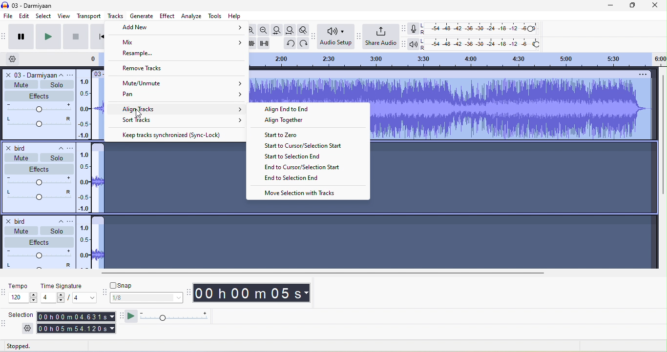 This screenshot has height=352, width=667. What do you see at coordinates (406, 44) in the screenshot?
I see `audacity play back meter toolbar` at bounding box center [406, 44].